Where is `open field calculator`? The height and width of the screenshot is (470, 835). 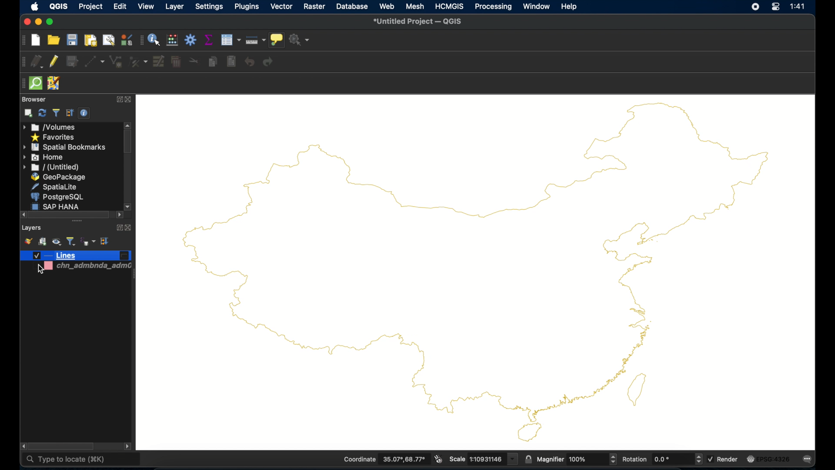 open field calculator is located at coordinates (172, 40).